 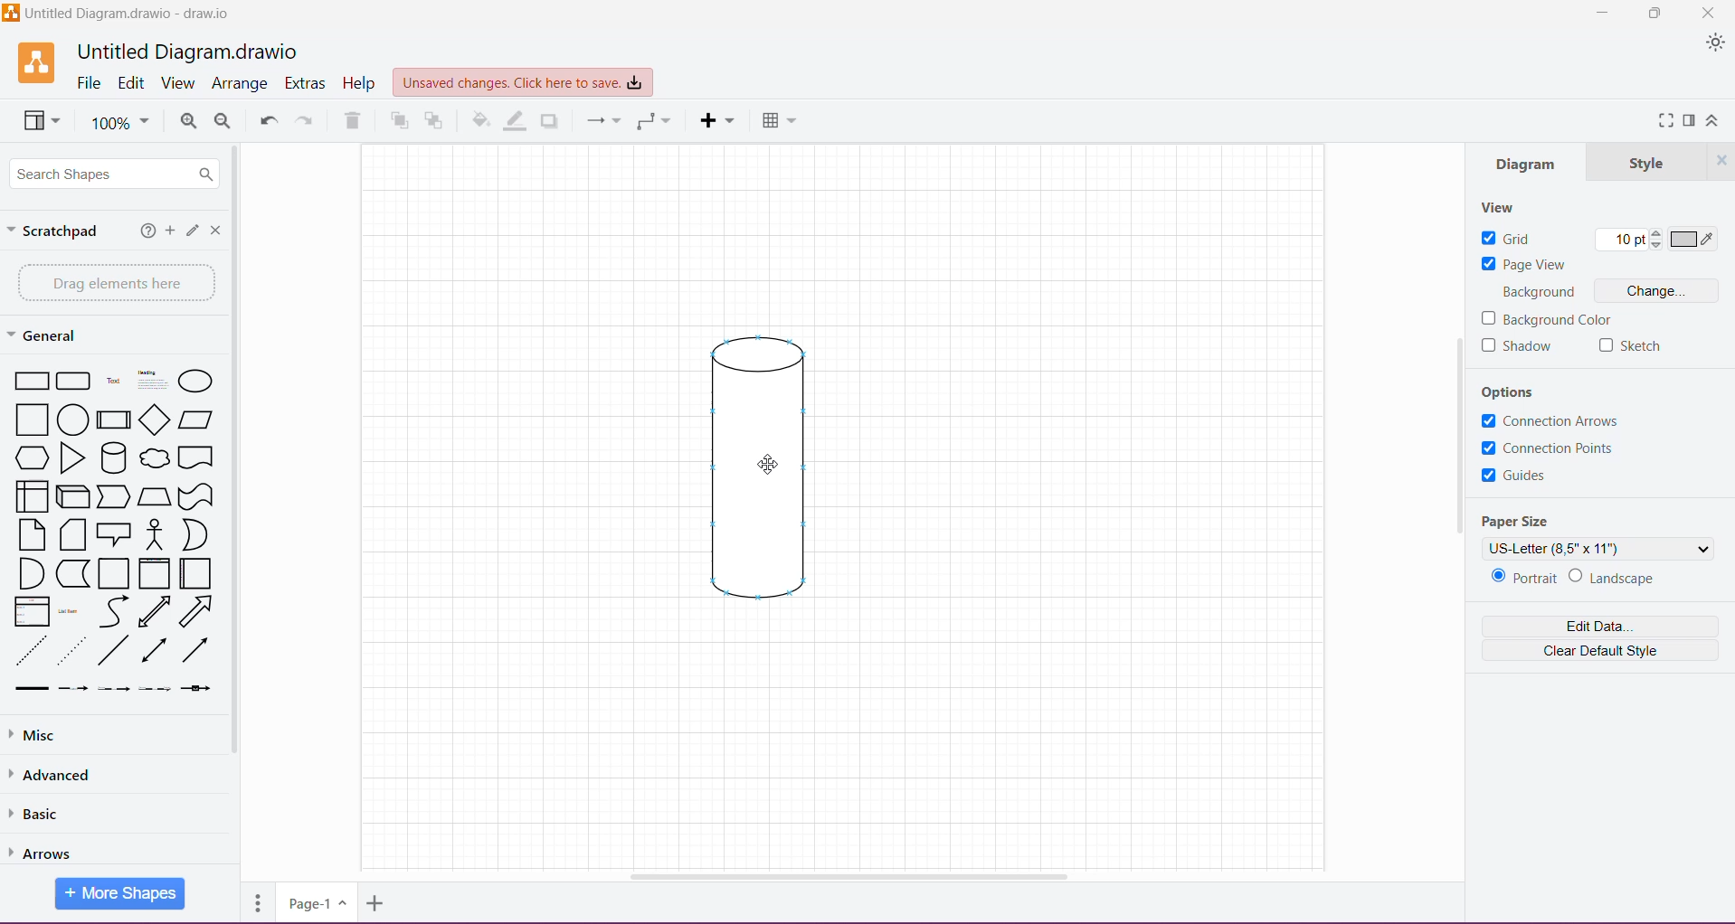 What do you see at coordinates (1713, 120) in the screenshot?
I see `Collapse/Expand` at bounding box center [1713, 120].